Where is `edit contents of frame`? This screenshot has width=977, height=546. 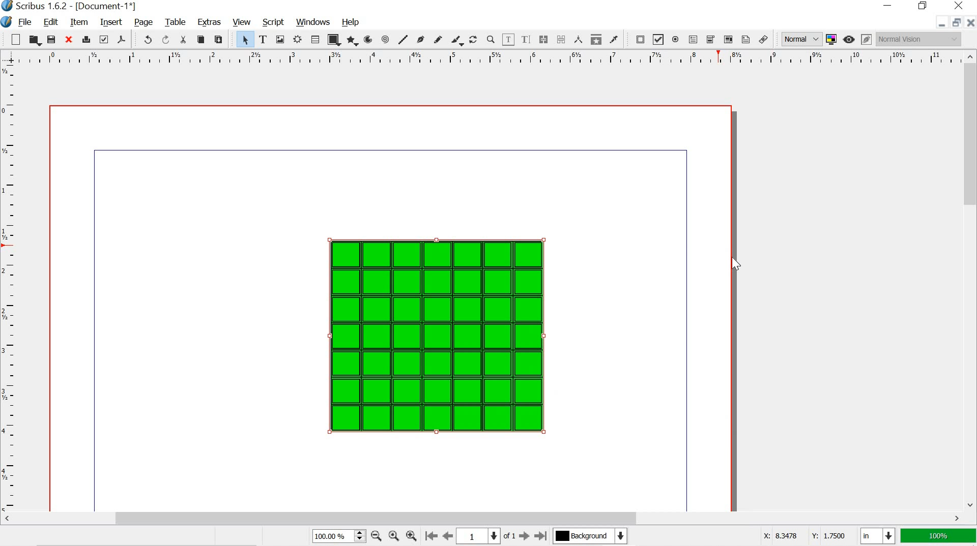 edit contents of frame is located at coordinates (509, 39).